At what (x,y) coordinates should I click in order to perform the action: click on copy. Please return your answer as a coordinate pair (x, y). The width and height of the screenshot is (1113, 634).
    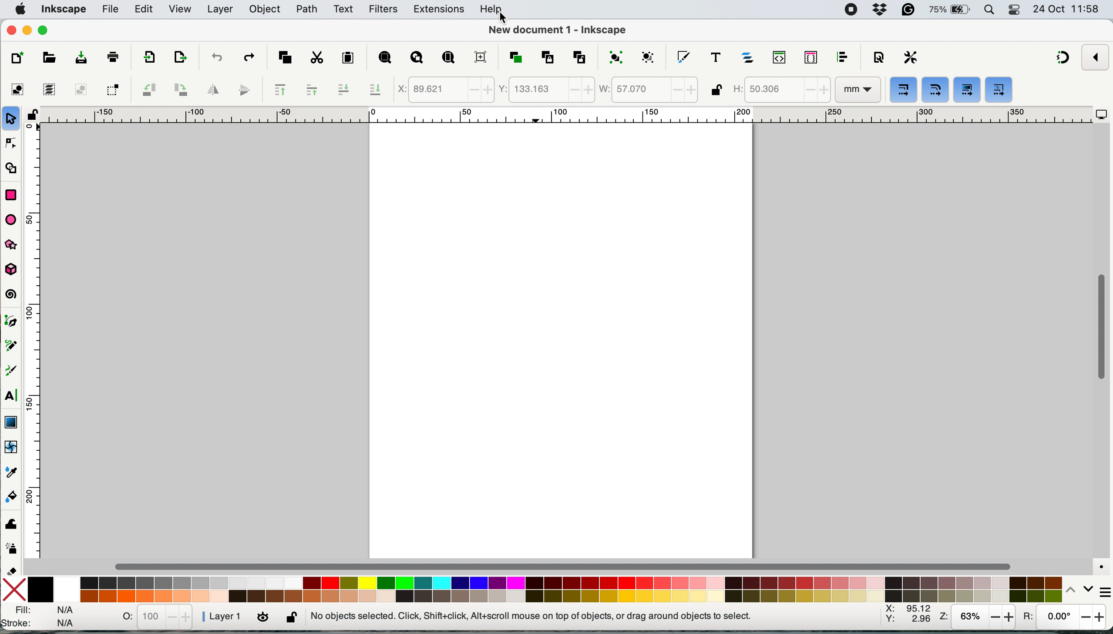
    Looking at the image, I should click on (286, 57).